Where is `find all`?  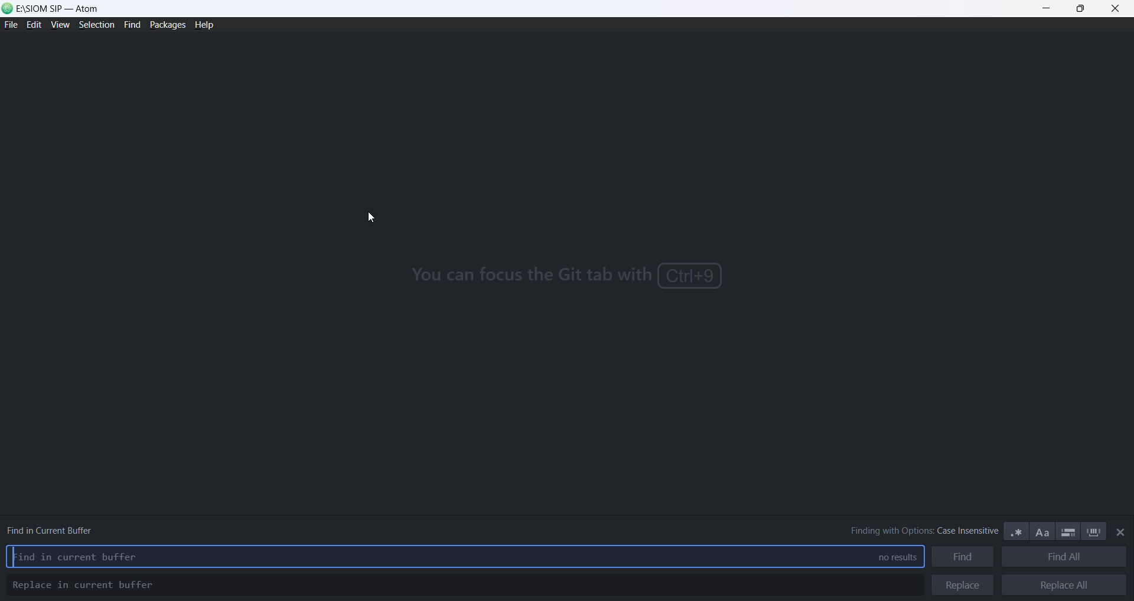 find all is located at coordinates (1064, 558).